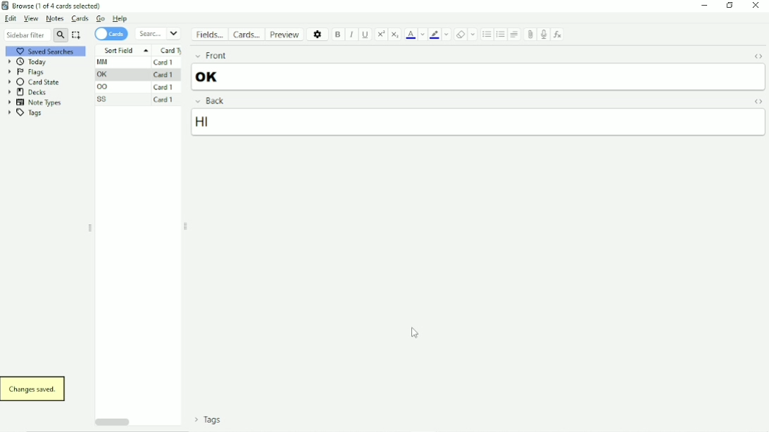  What do you see at coordinates (123, 49) in the screenshot?
I see `Sort Field` at bounding box center [123, 49].